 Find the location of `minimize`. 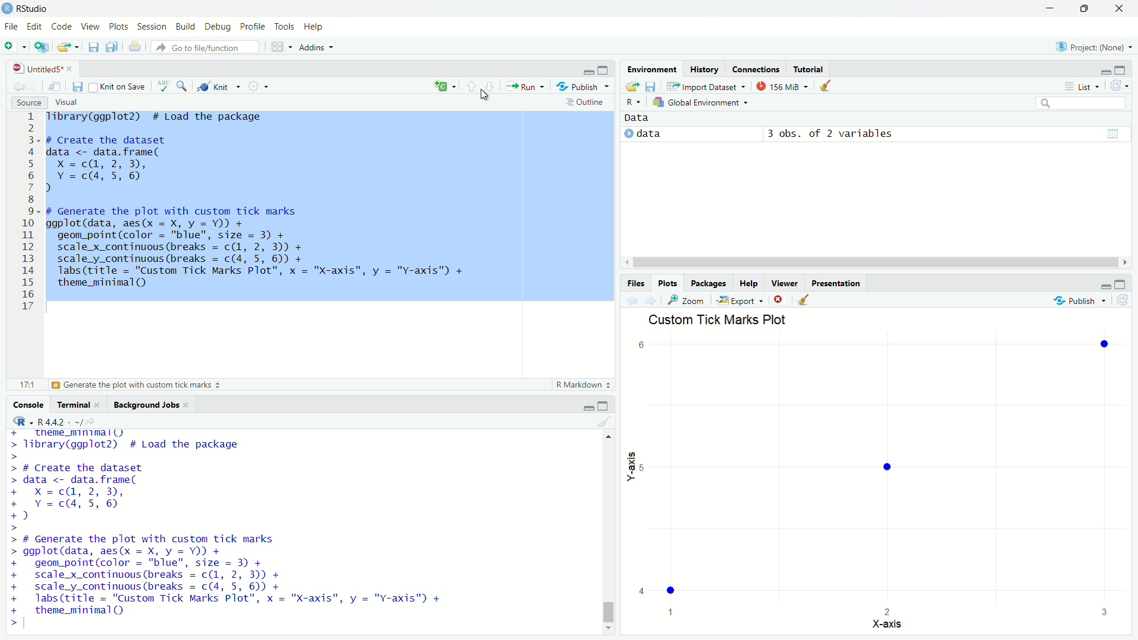

minimize is located at coordinates (1101, 69).